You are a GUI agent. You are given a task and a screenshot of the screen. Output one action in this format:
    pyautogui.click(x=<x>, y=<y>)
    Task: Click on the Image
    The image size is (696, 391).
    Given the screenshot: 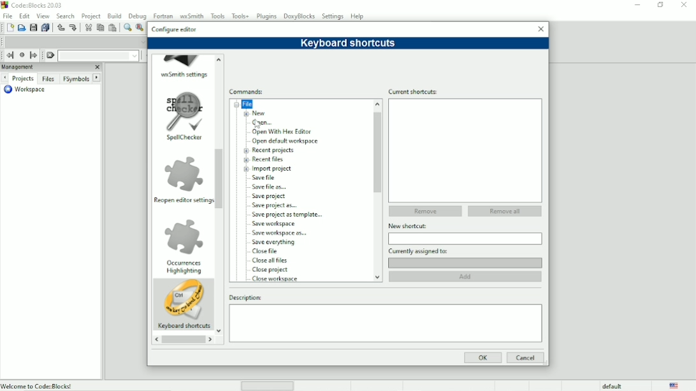 What is the action you would take?
    pyautogui.click(x=185, y=235)
    